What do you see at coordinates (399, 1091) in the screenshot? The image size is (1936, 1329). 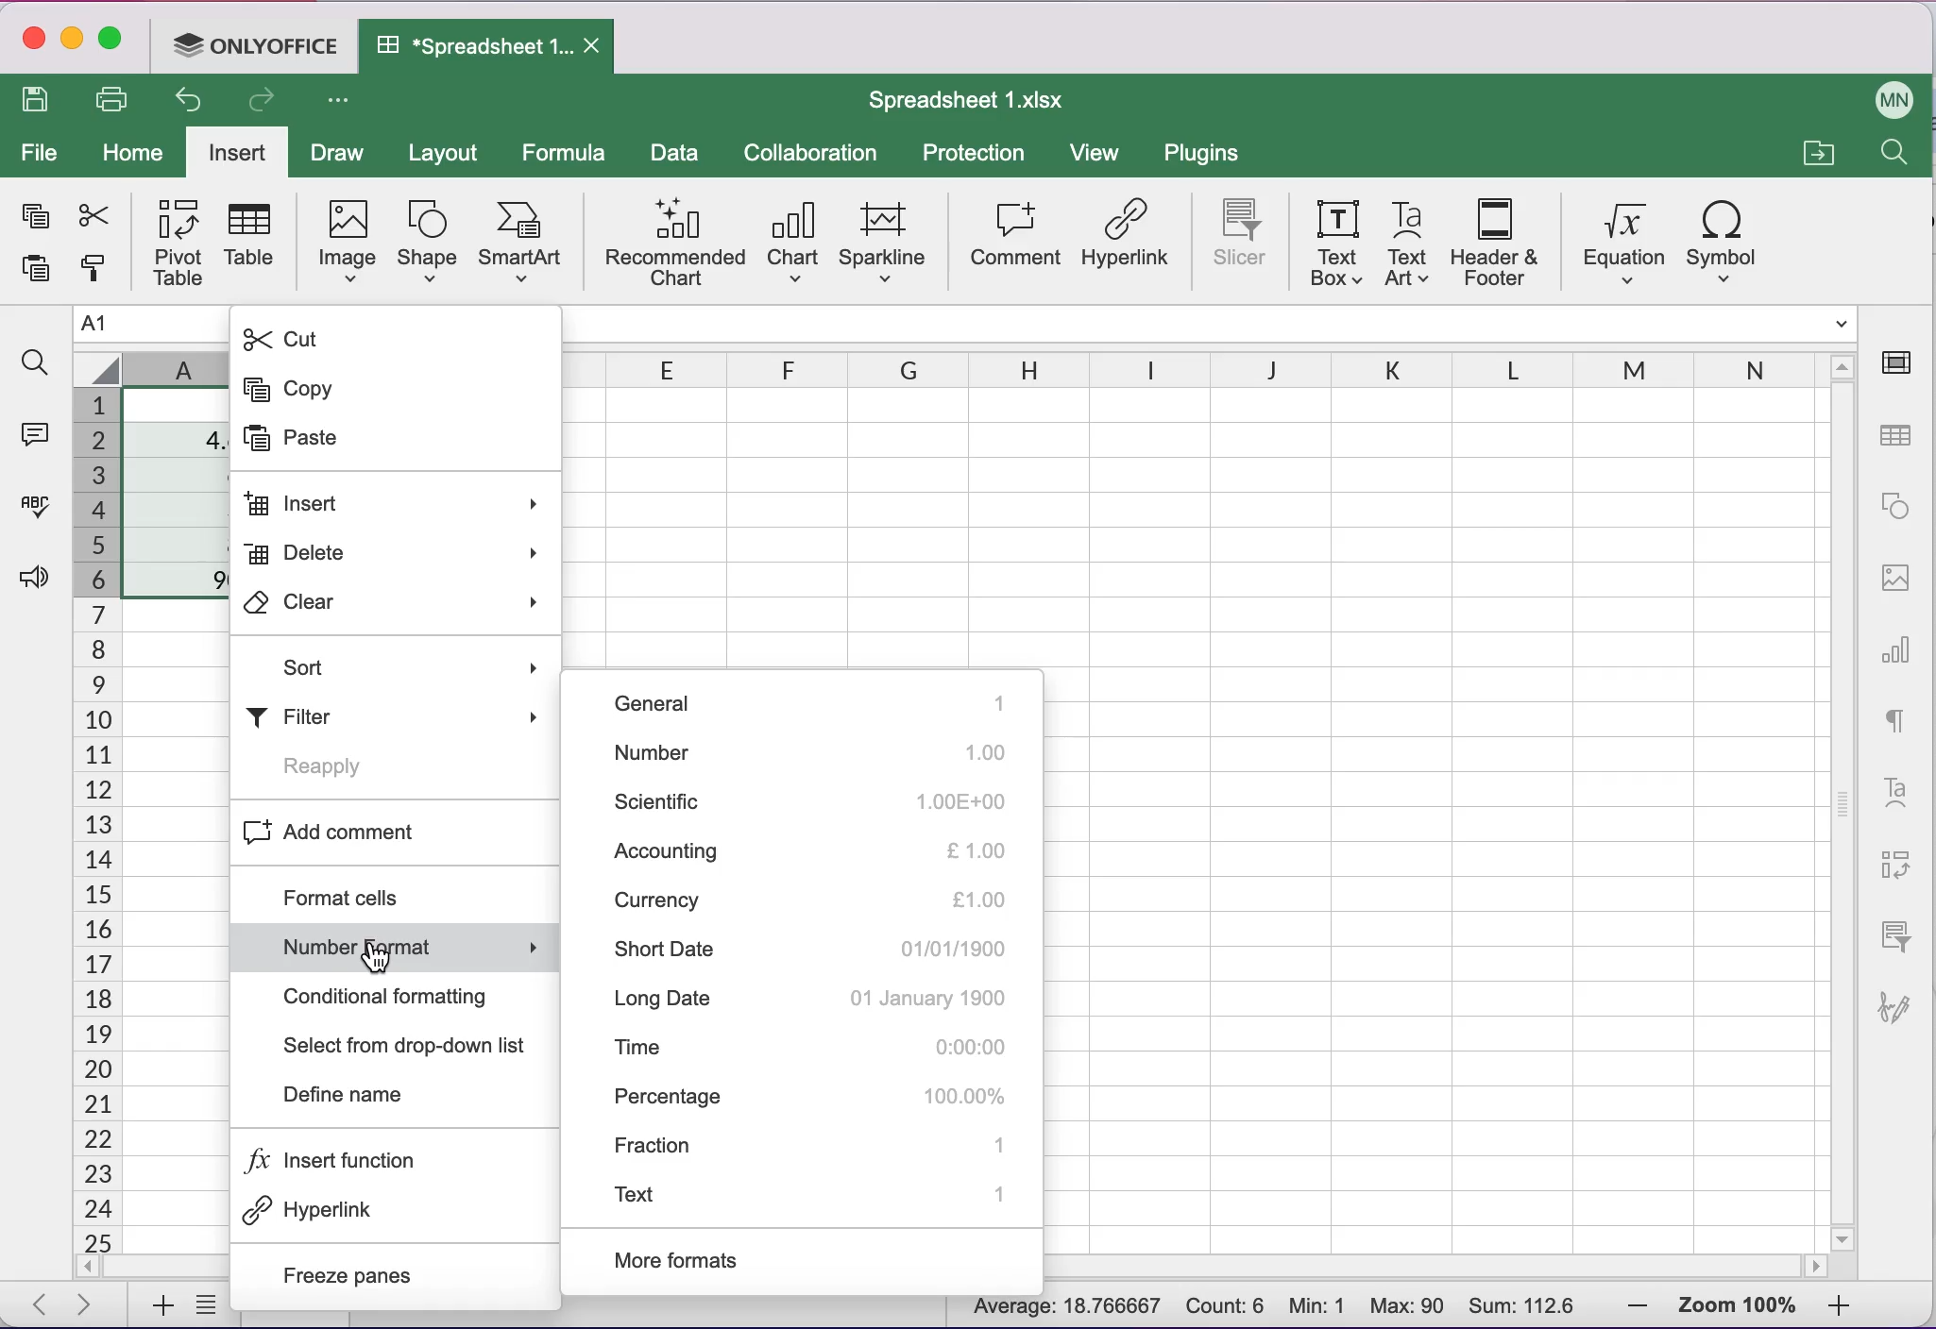 I see `Define name` at bounding box center [399, 1091].